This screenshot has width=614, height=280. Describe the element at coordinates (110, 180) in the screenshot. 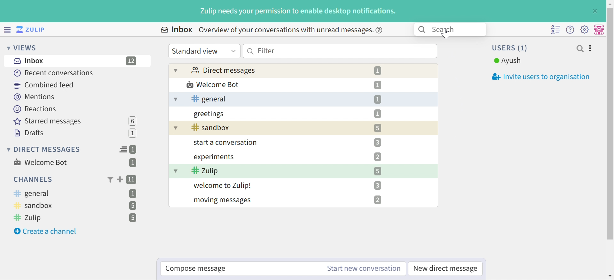

I see `Filter channels` at that location.